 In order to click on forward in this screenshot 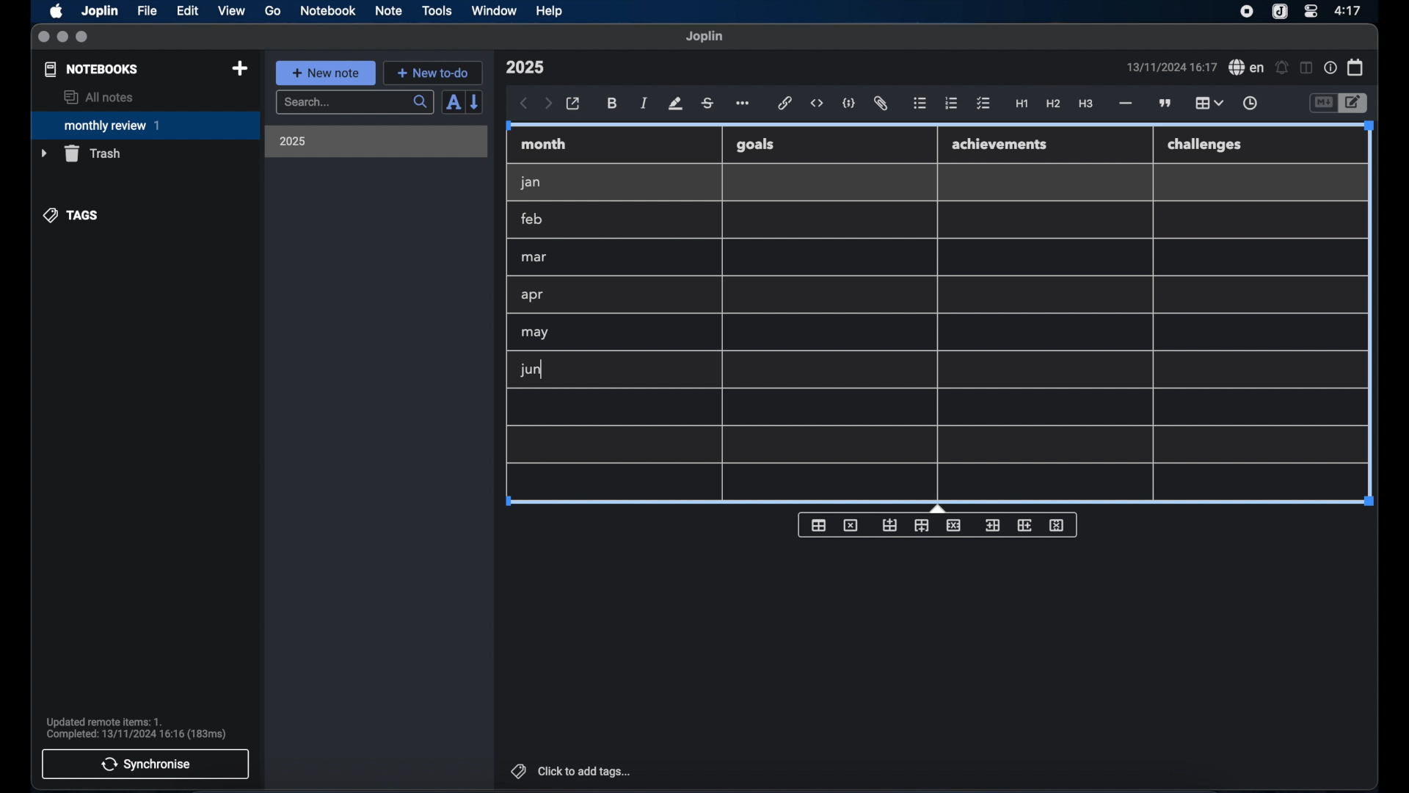, I will do `click(548, 104)`.